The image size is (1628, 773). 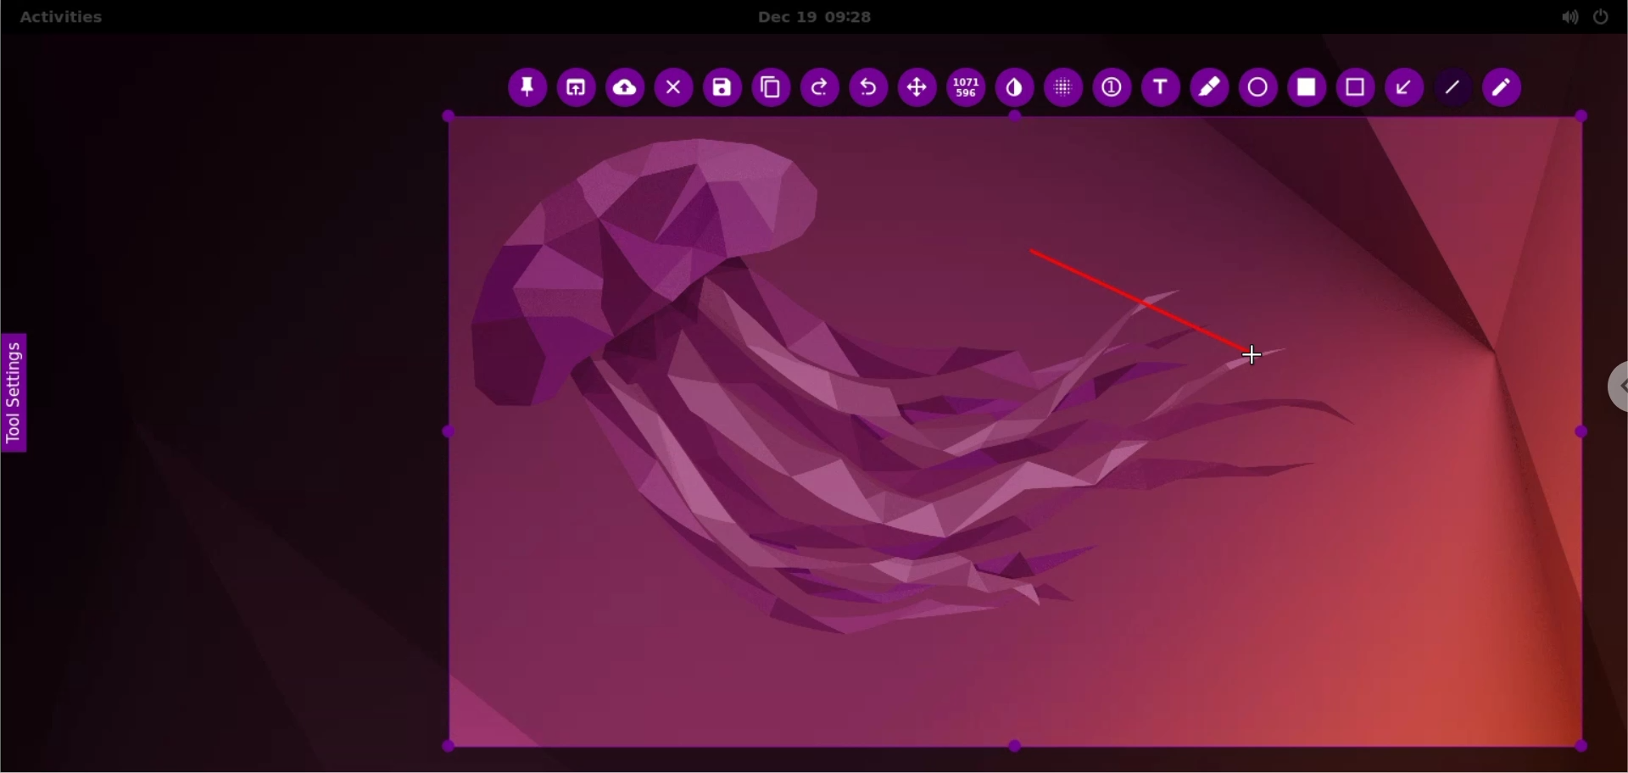 What do you see at coordinates (1258, 357) in the screenshot?
I see `cursor` at bounding box center [1258, 357].